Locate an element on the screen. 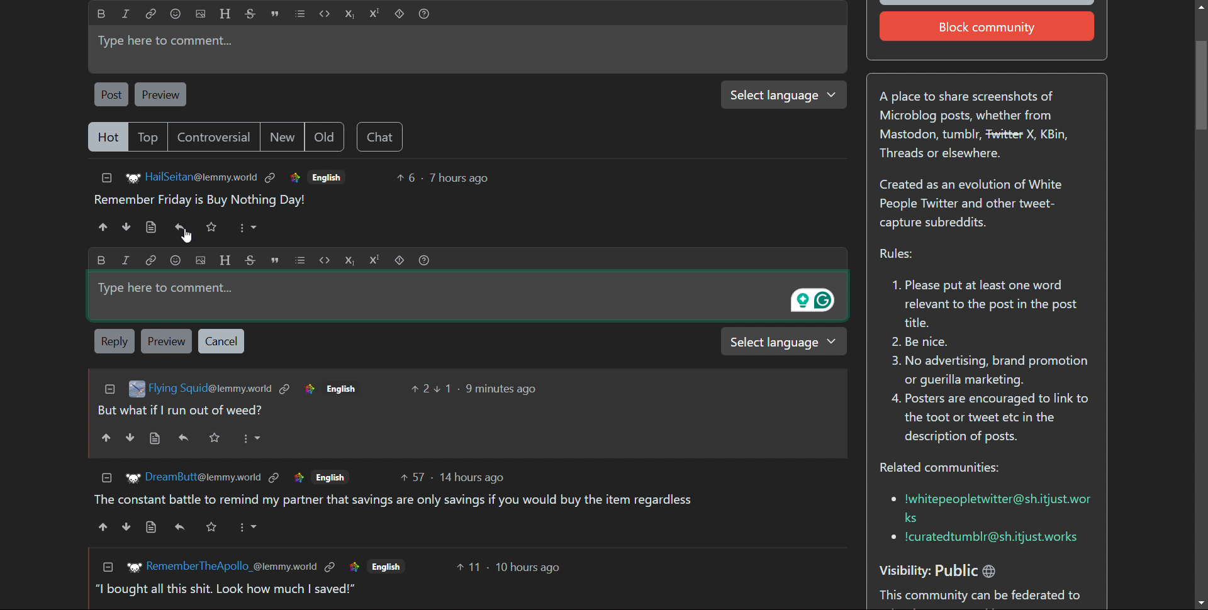 The width and height of the screenshot is (1208, 610). link is located at coordinates (308, 389).